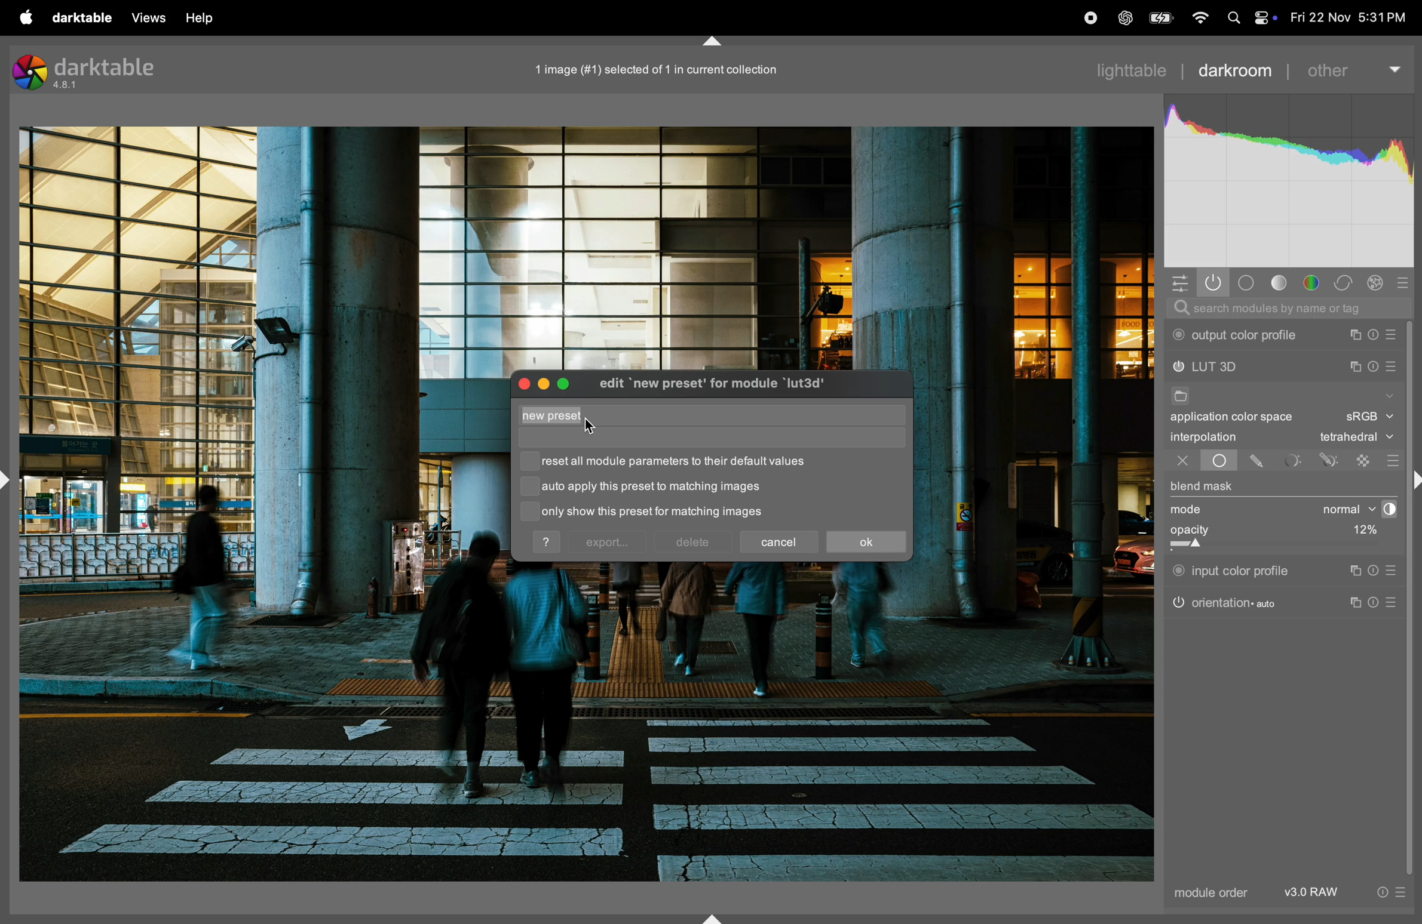 The image size is (1422, 924). Describe the element at coordinates (1287, 309) in the screenshot. I see `searchbar` at that location.